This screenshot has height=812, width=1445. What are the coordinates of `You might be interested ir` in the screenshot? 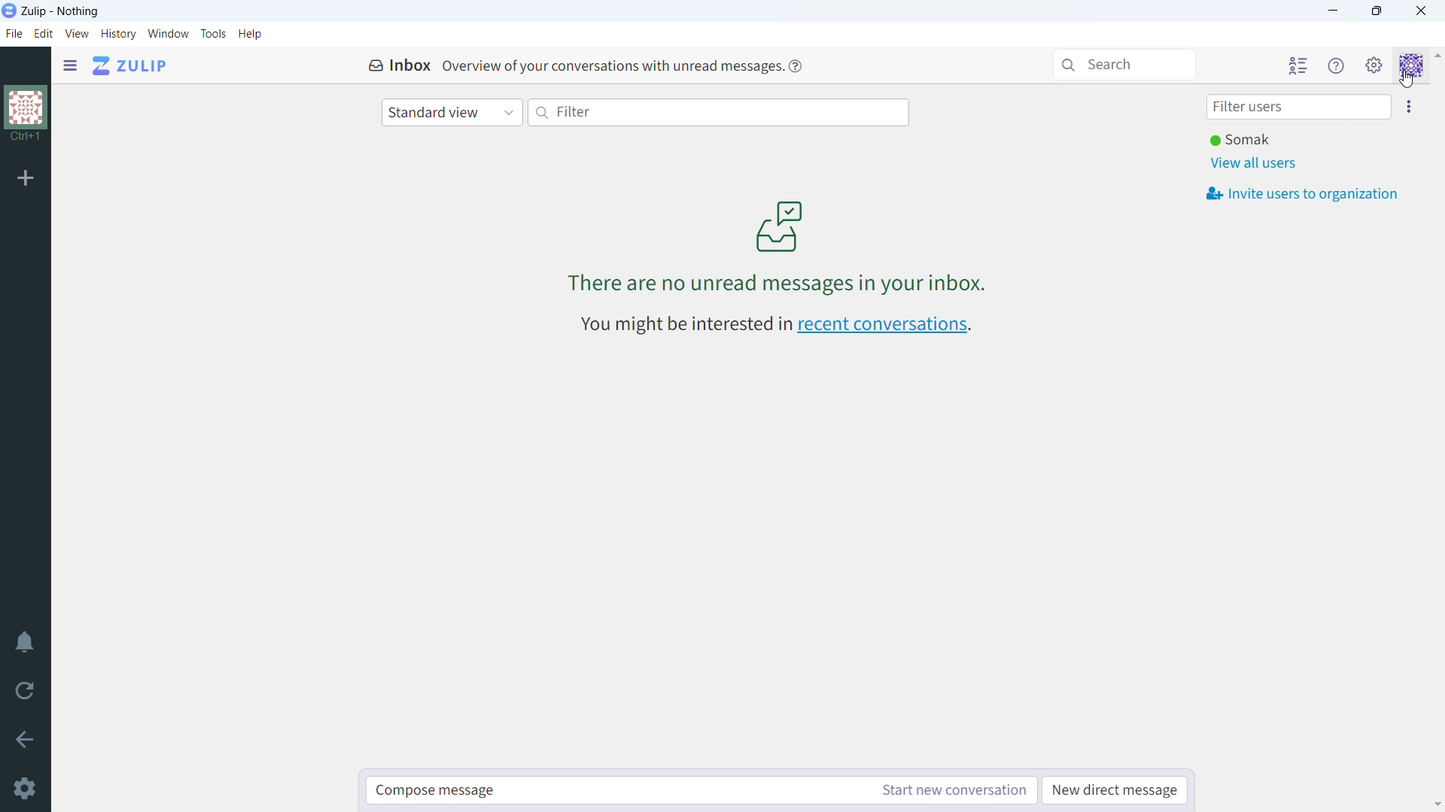 It's located at (684, 323).